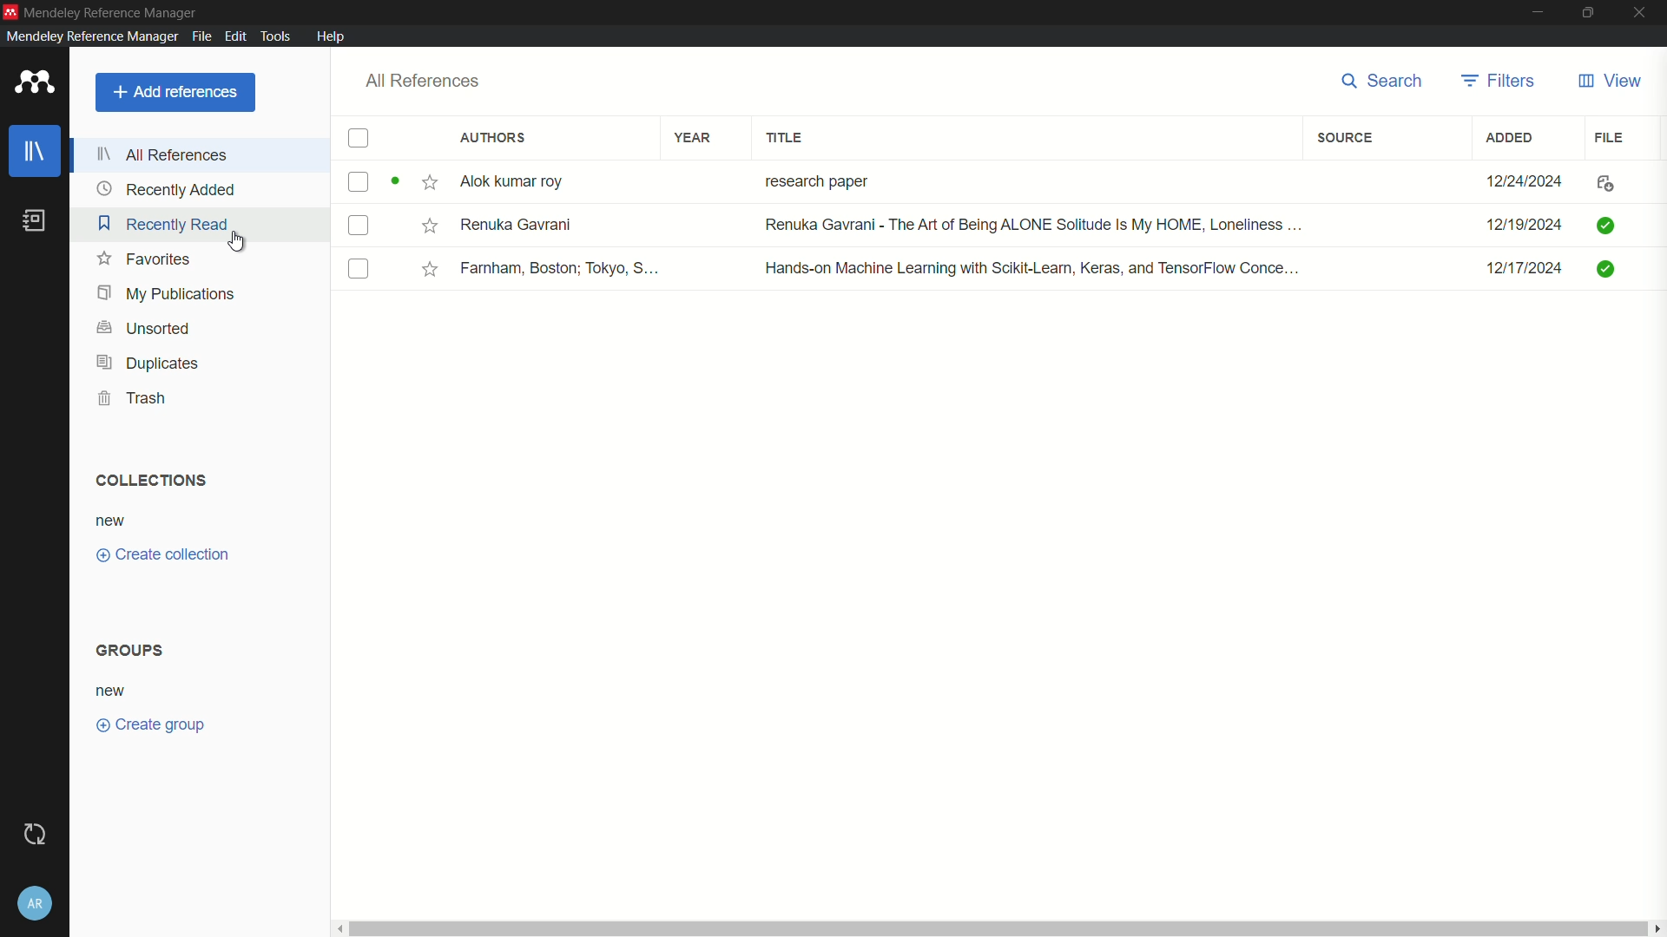 This screenshot has height=937, width=1667. Describe the element at coordinates (1500, 82) in the screenshot. I see `filters` at that location.